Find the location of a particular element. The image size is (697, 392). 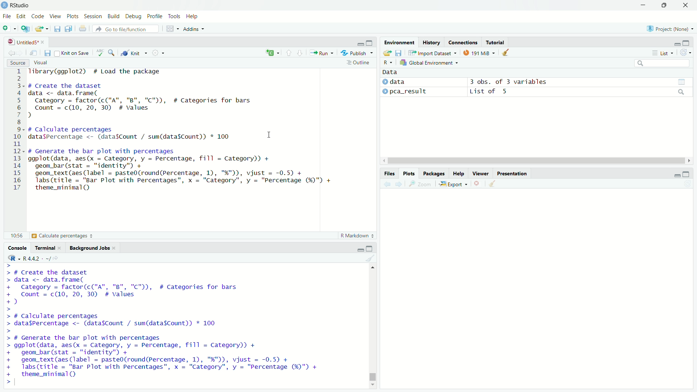

find and repace is located at coordinates (112, 53).